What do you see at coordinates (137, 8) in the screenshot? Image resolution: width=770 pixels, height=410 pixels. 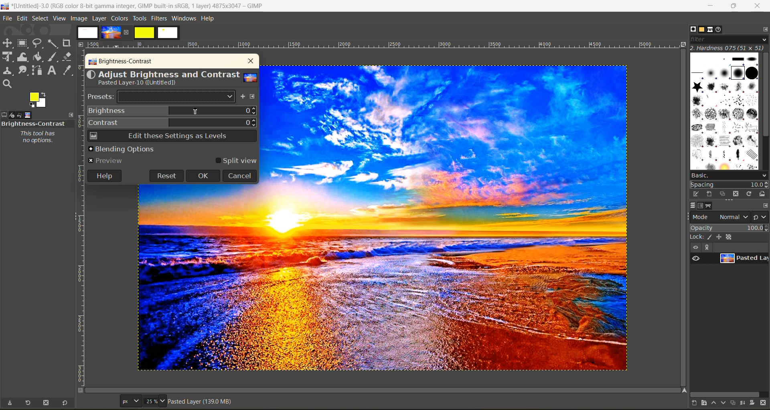 I see `file name and app title` at bounding box center [137, 8].